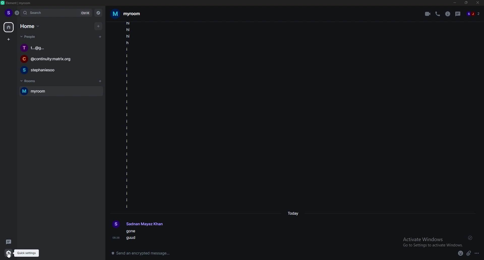 The width and height of the screenshot is (484, 260). What do you see at coordinates (29, 37) in the screenshot?
I see `people` at bounding box center [29, 37].